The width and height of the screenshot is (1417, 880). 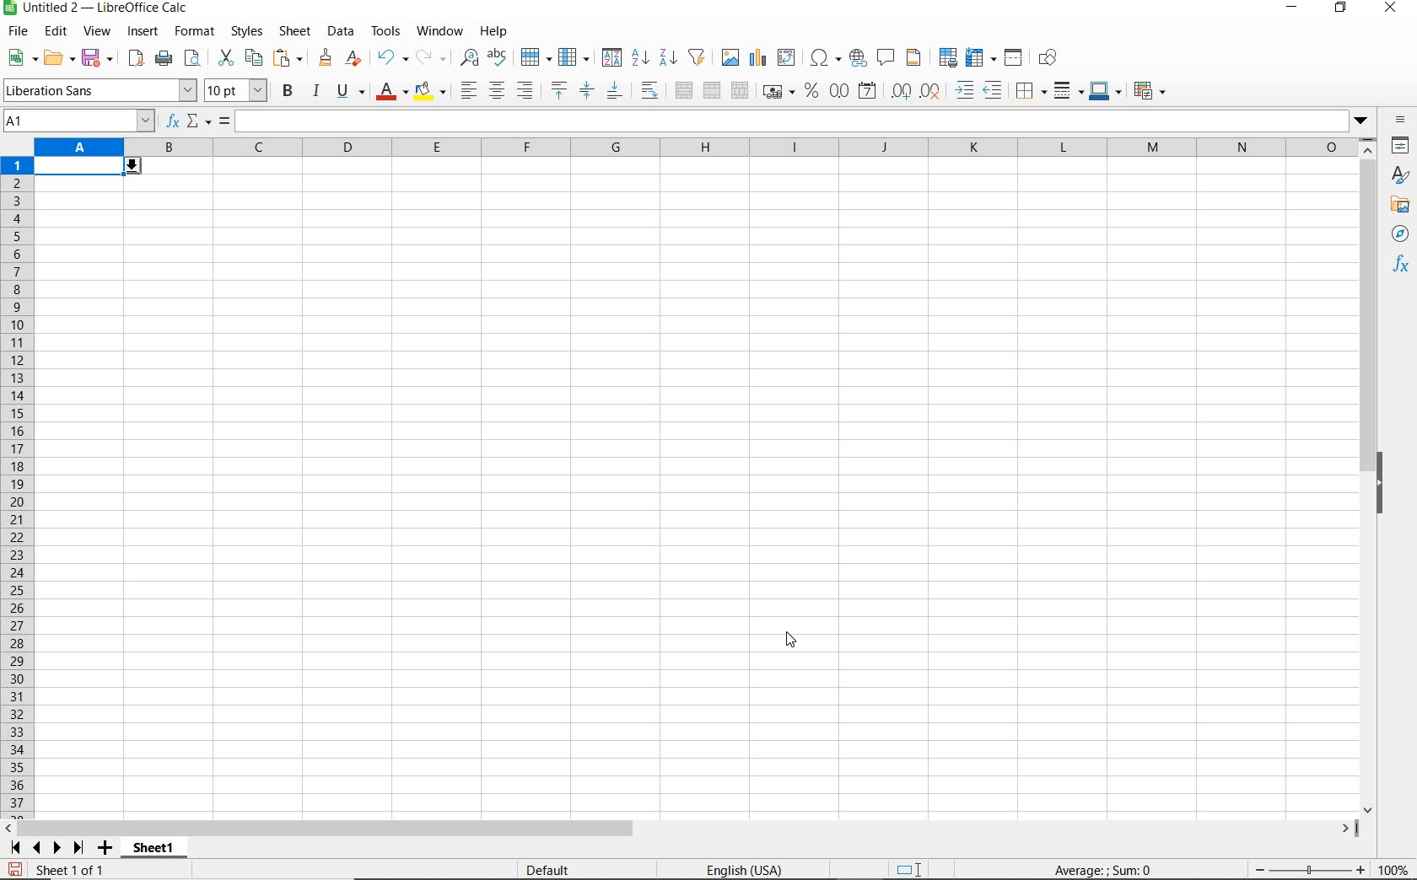 What do you see at coordinates (225, 58) in the screenshot?
I see `cut` at bounding box center [225, 58].